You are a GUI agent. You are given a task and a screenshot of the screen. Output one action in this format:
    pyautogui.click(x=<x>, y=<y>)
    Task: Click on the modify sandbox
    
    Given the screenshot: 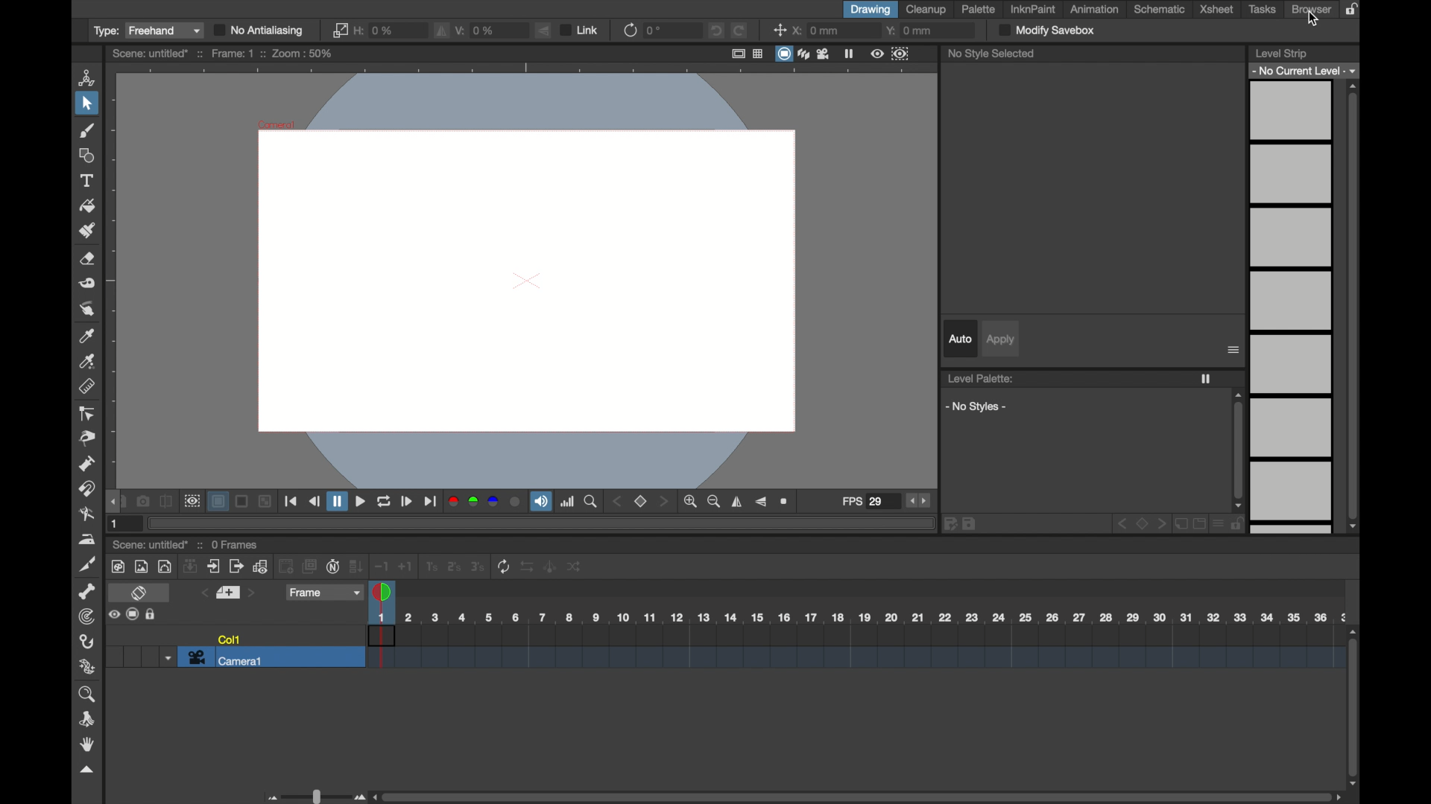 What is the action you would take?
    pyautogui.click(x=1048, y=30)
    